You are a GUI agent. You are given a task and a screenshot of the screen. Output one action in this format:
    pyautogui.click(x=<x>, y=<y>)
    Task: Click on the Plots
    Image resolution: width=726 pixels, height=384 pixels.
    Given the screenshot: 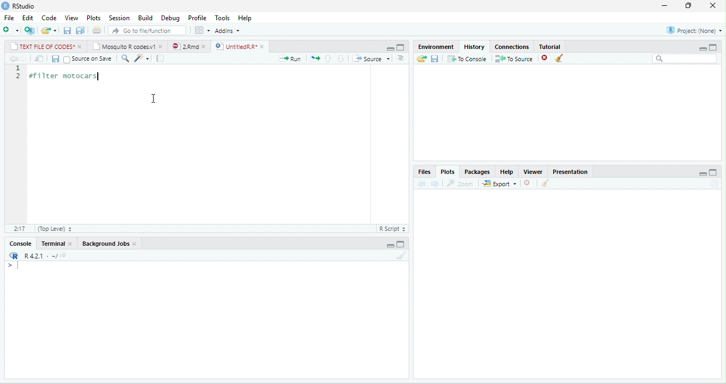 What is the action you would take?
    pyautogui.click(x=448, y=172)
    